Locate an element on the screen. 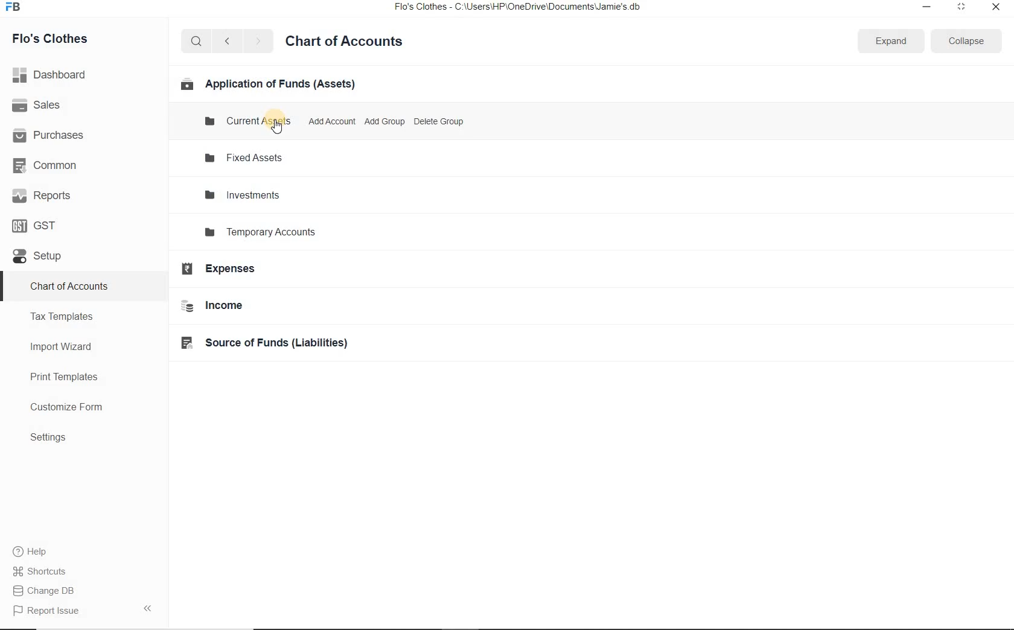 The image size is (1014, 630). forward is located at coordinates (259, 42).